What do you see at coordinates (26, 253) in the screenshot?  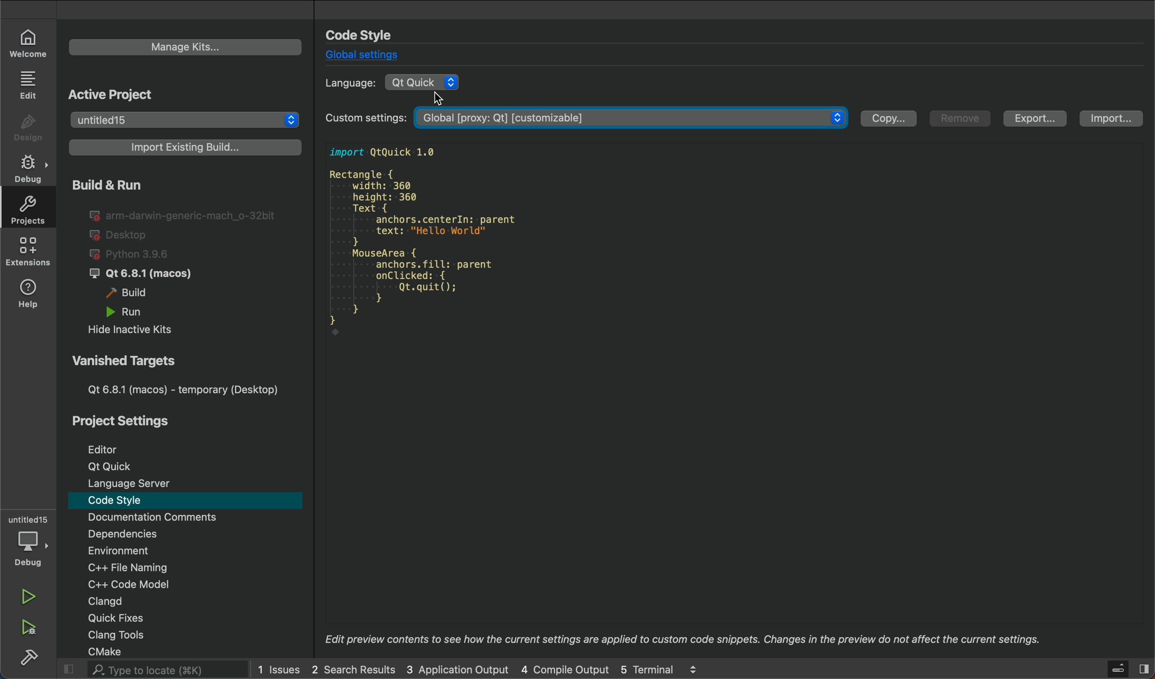 I see `extensions` at bounding box center [26, 253].